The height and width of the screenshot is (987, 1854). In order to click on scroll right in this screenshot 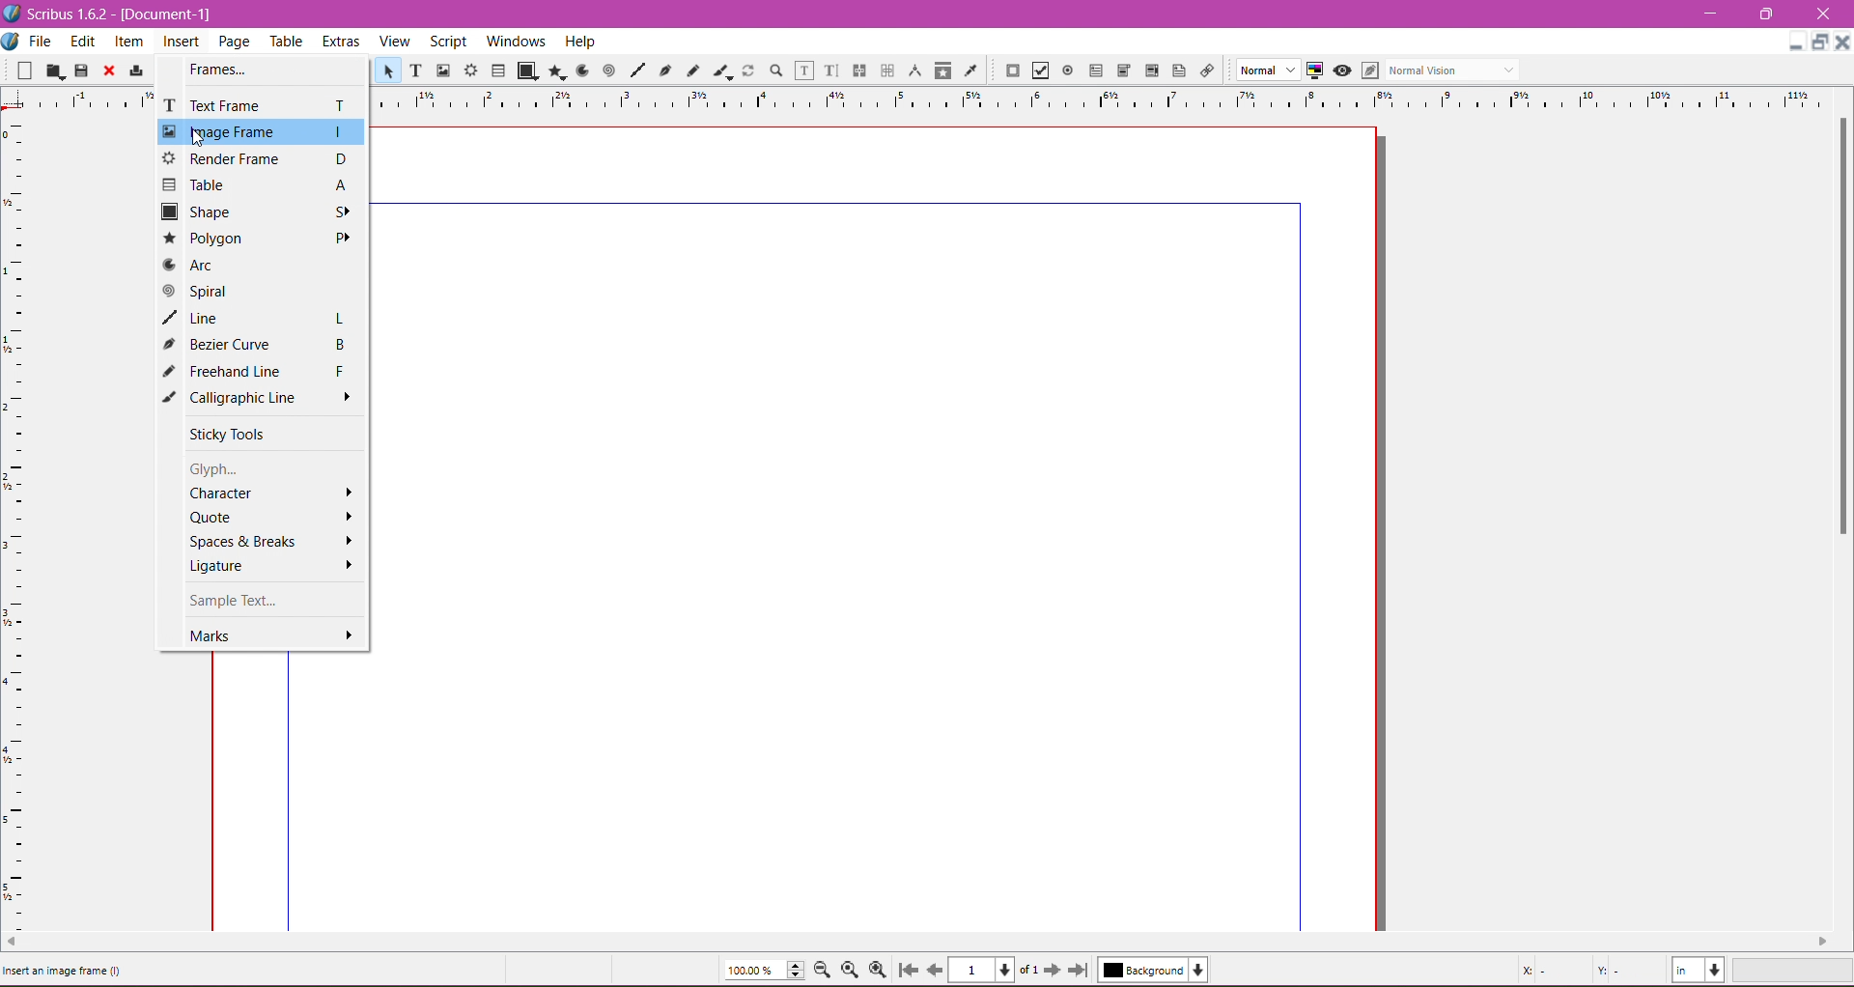, I will do `click(1831, 942)`.